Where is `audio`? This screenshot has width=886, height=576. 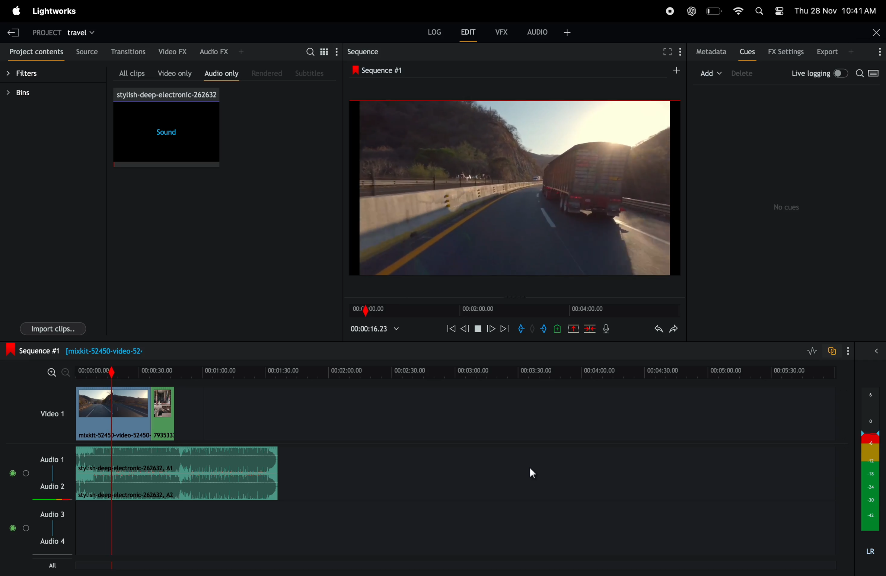
audio is located at coordinates (549, 32).